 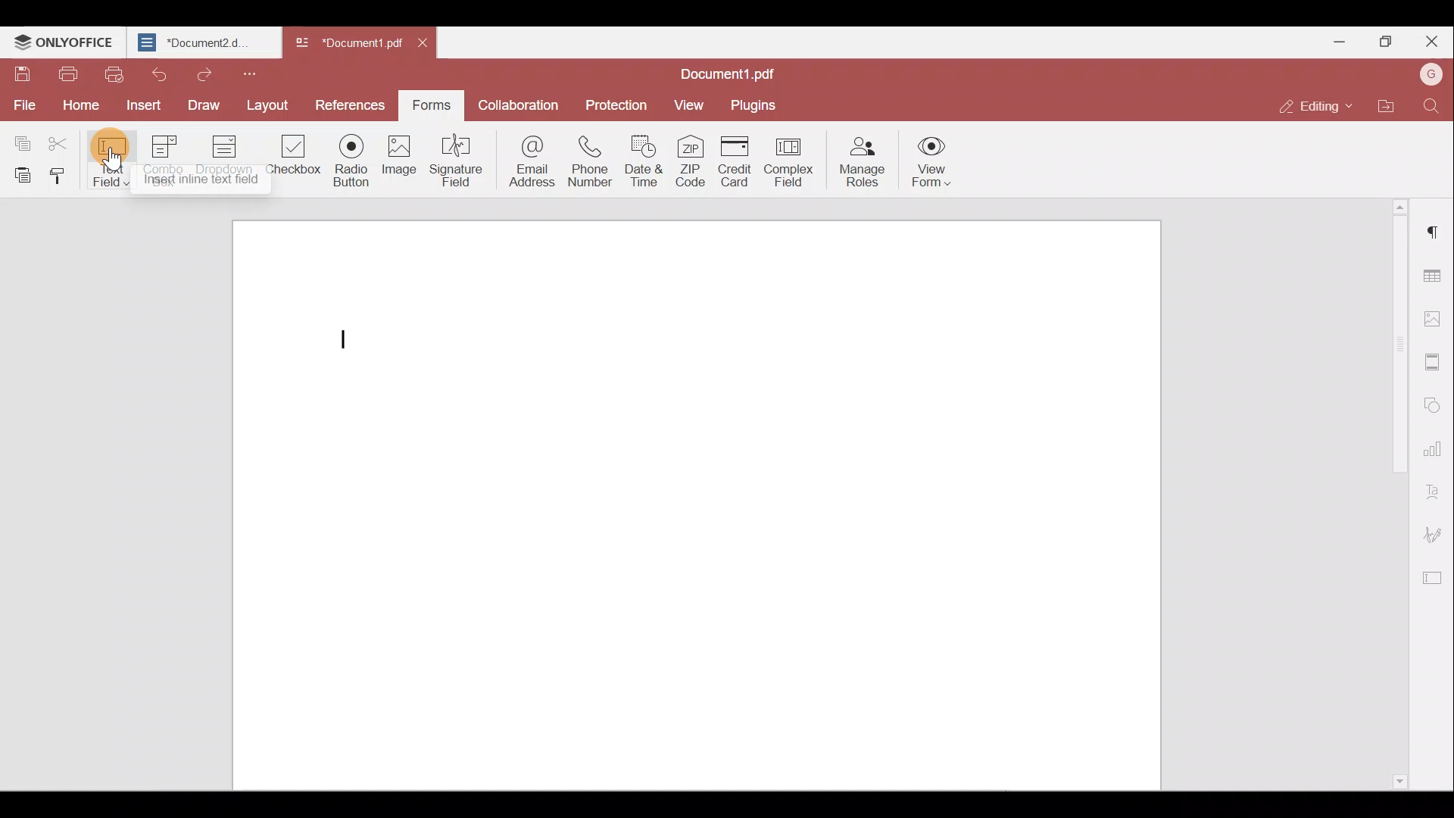 What do you see at coordinates (112, 161) in the screenshot?
I see `Text field` at bounding box center [112, 161].